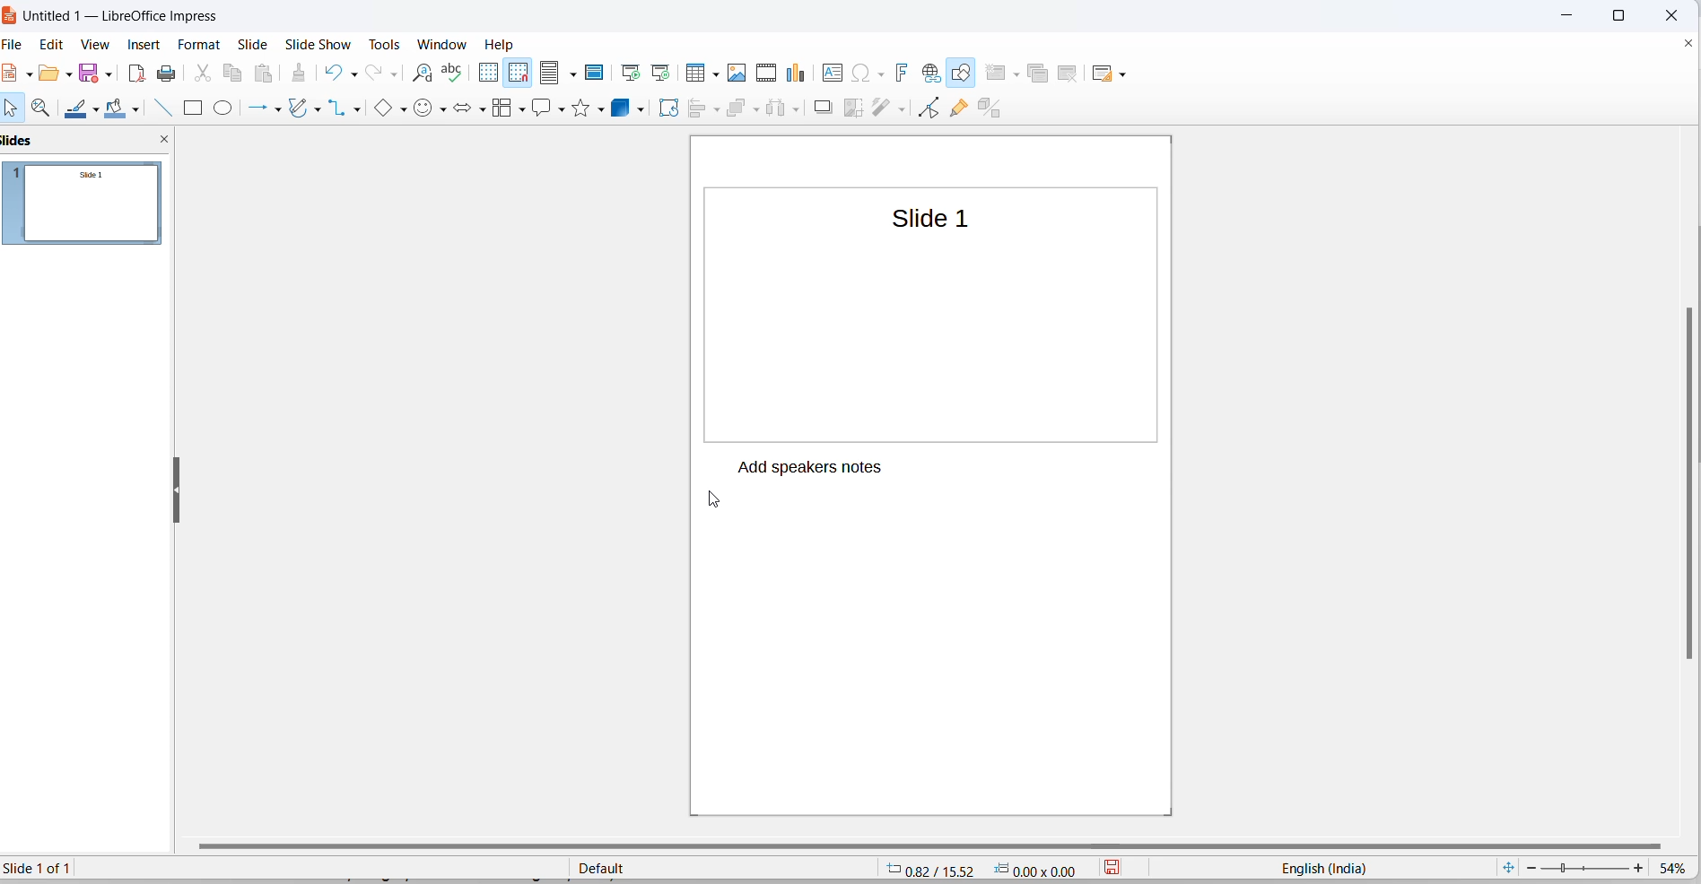 The height and width of the screenshot is (884, 1701). What do you see at coordinates (841, 466) in the screenshot?
I see `Add speakers notes` at bounding box center [841, 466].